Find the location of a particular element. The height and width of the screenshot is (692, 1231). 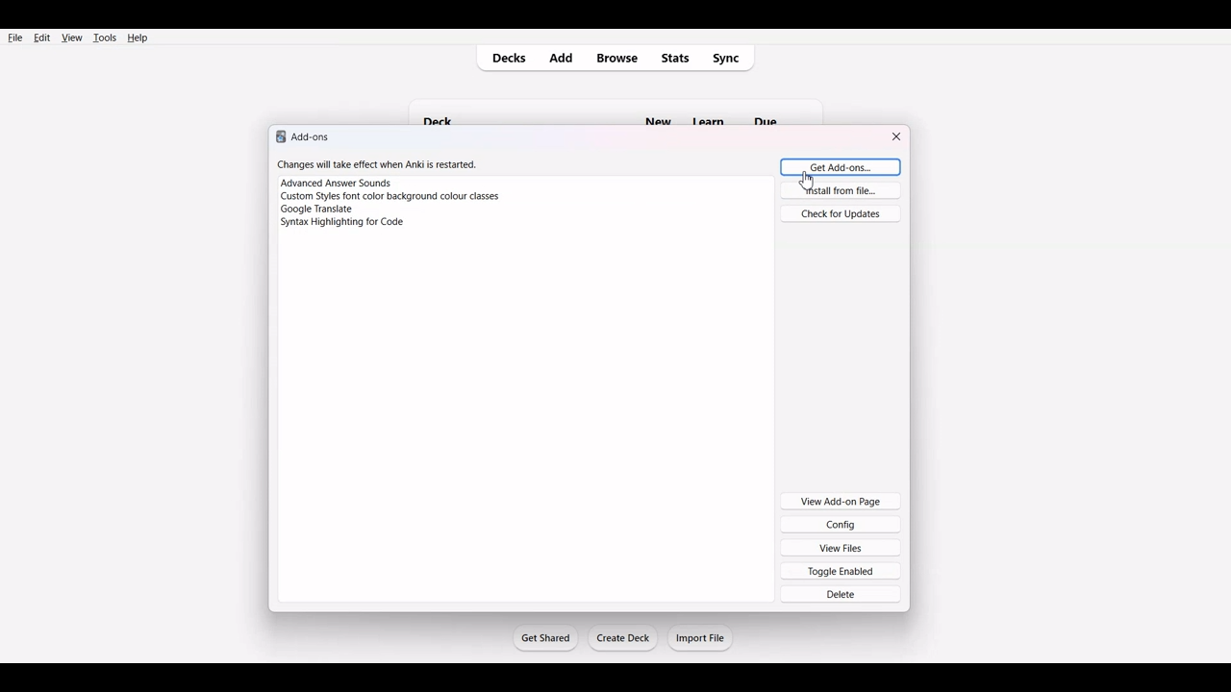

Get Started is located at coordinates (544, 637).